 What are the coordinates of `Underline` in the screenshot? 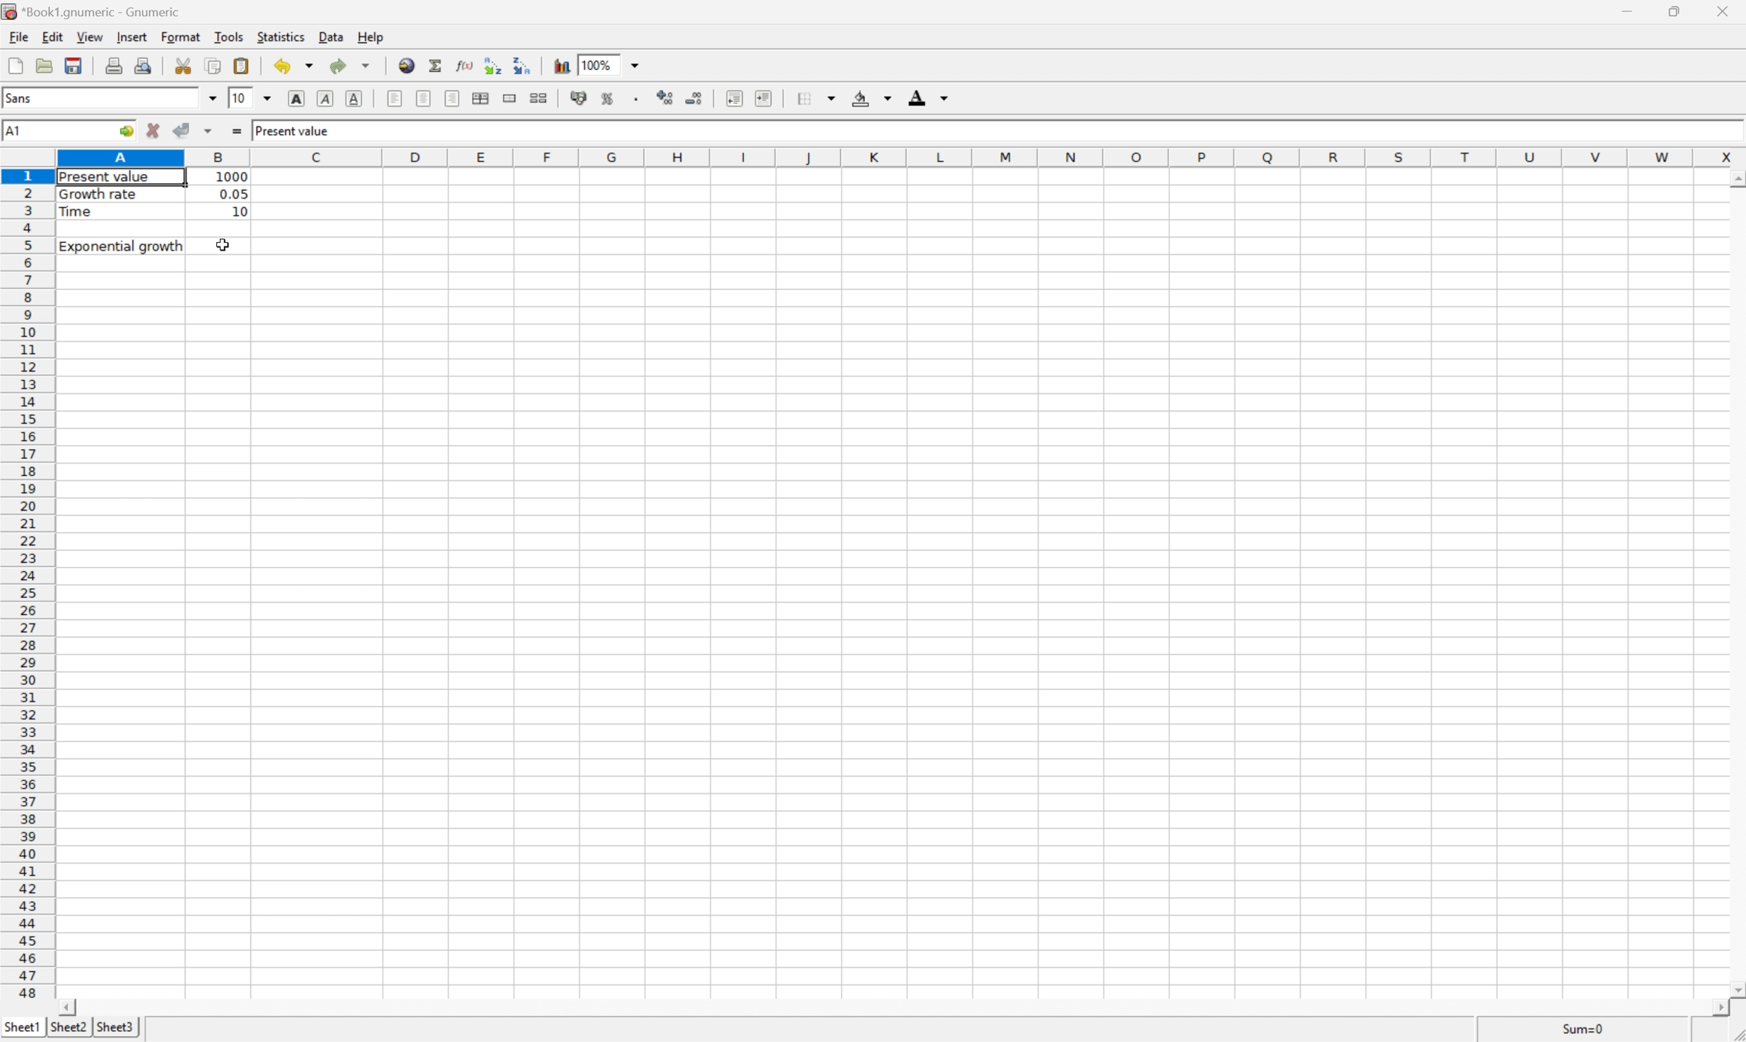 It's located at (353, 99).